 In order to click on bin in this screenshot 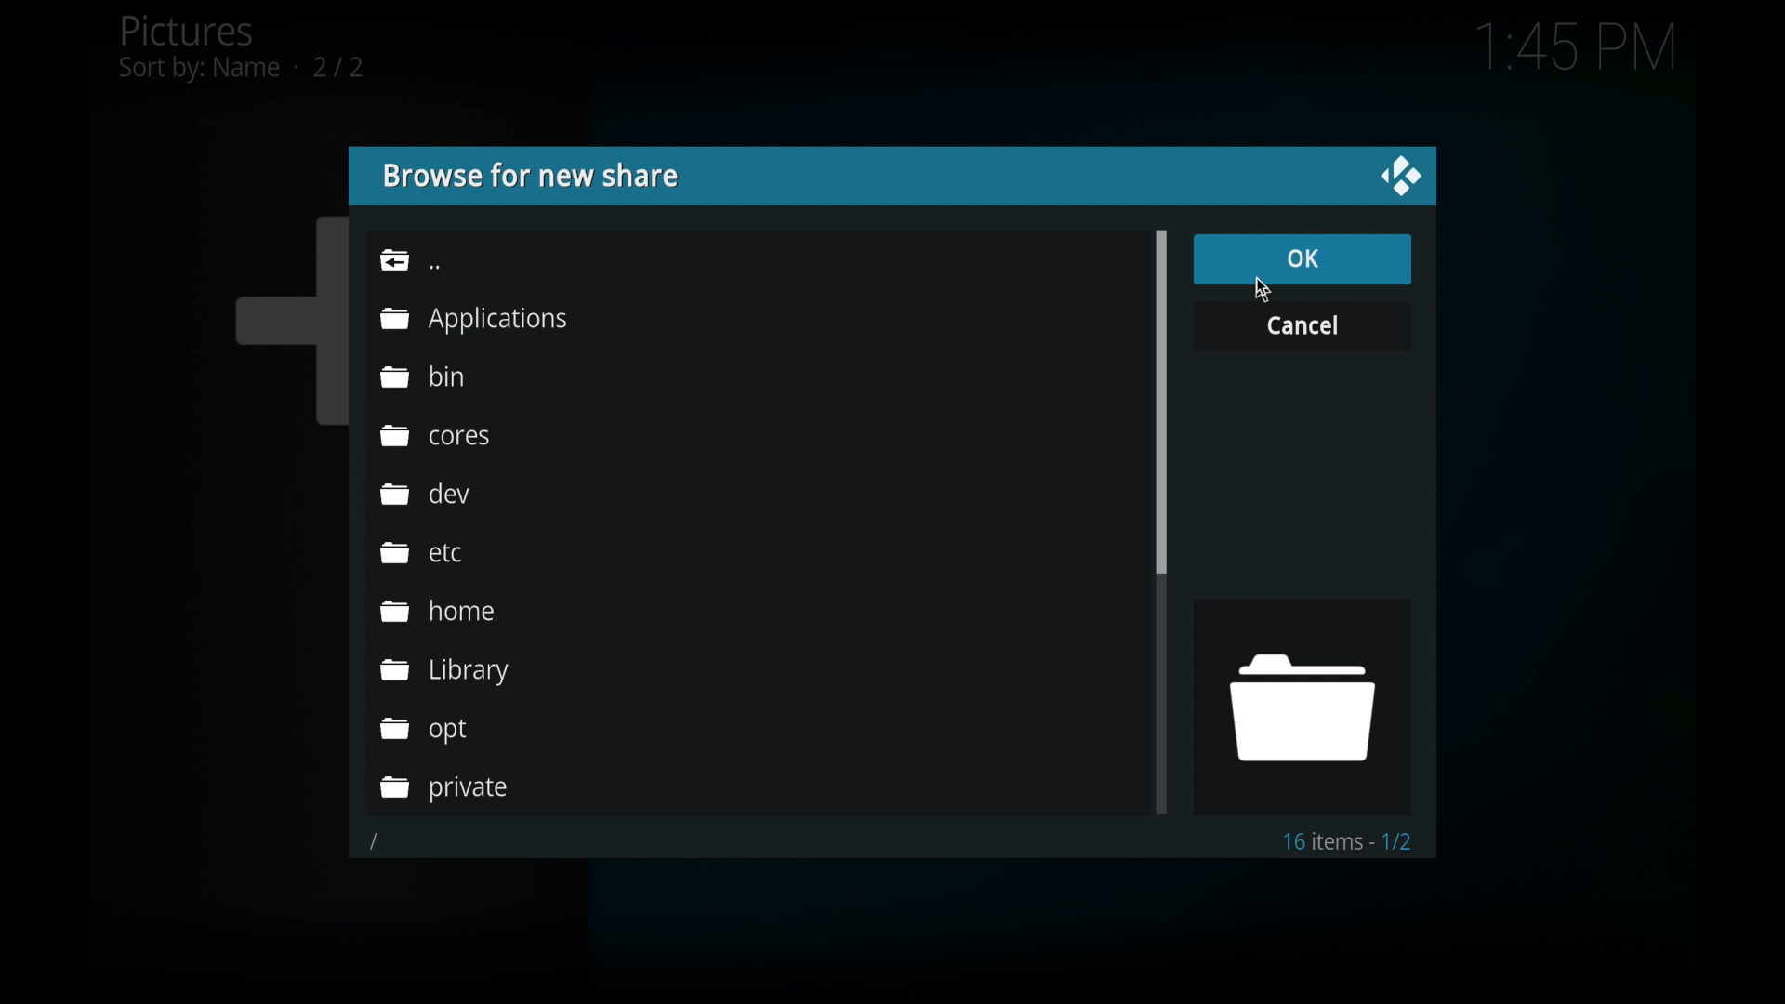, I will do `click(420, 376)`.